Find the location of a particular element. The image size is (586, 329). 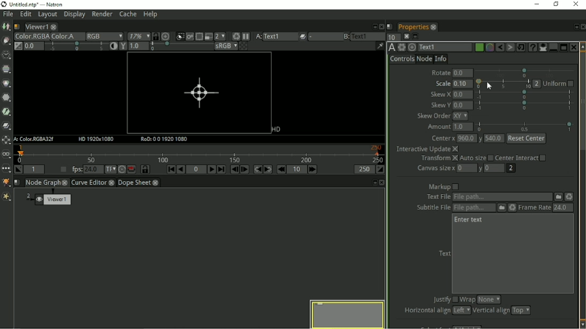

Other is located at coordinates (6, 169).